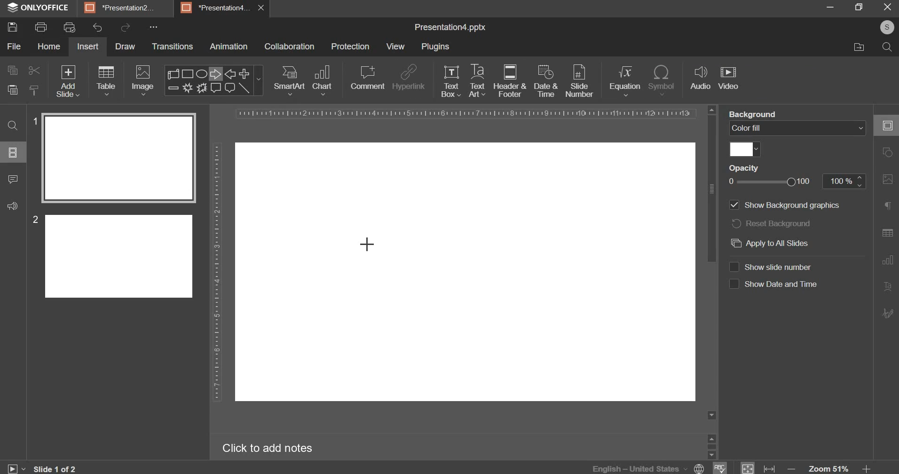  Describe the element at coordinates (394, 47) in the screenshot. I see `view` at that location.